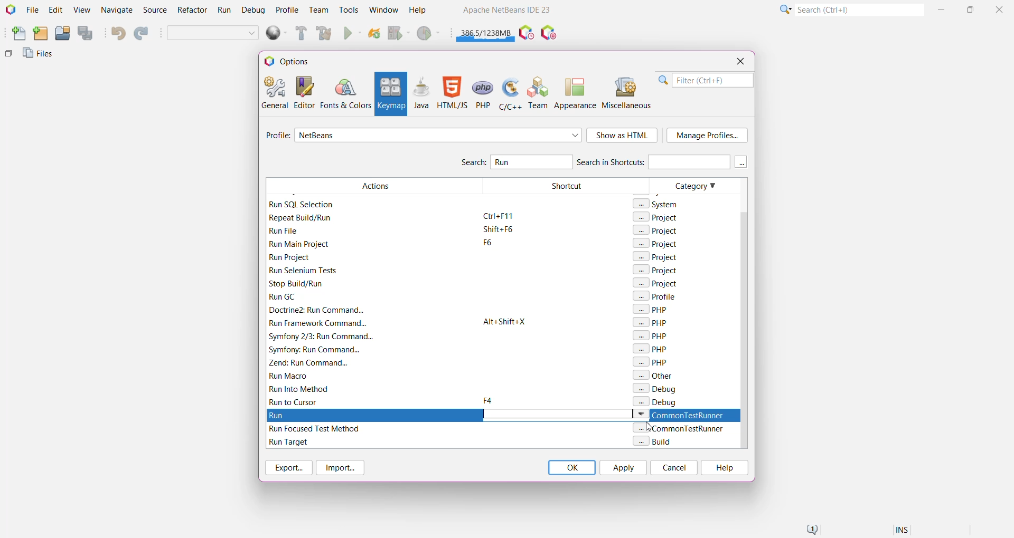 This screenshot has width=1014, height=538. I want to click on More keys, so click(741, 162).